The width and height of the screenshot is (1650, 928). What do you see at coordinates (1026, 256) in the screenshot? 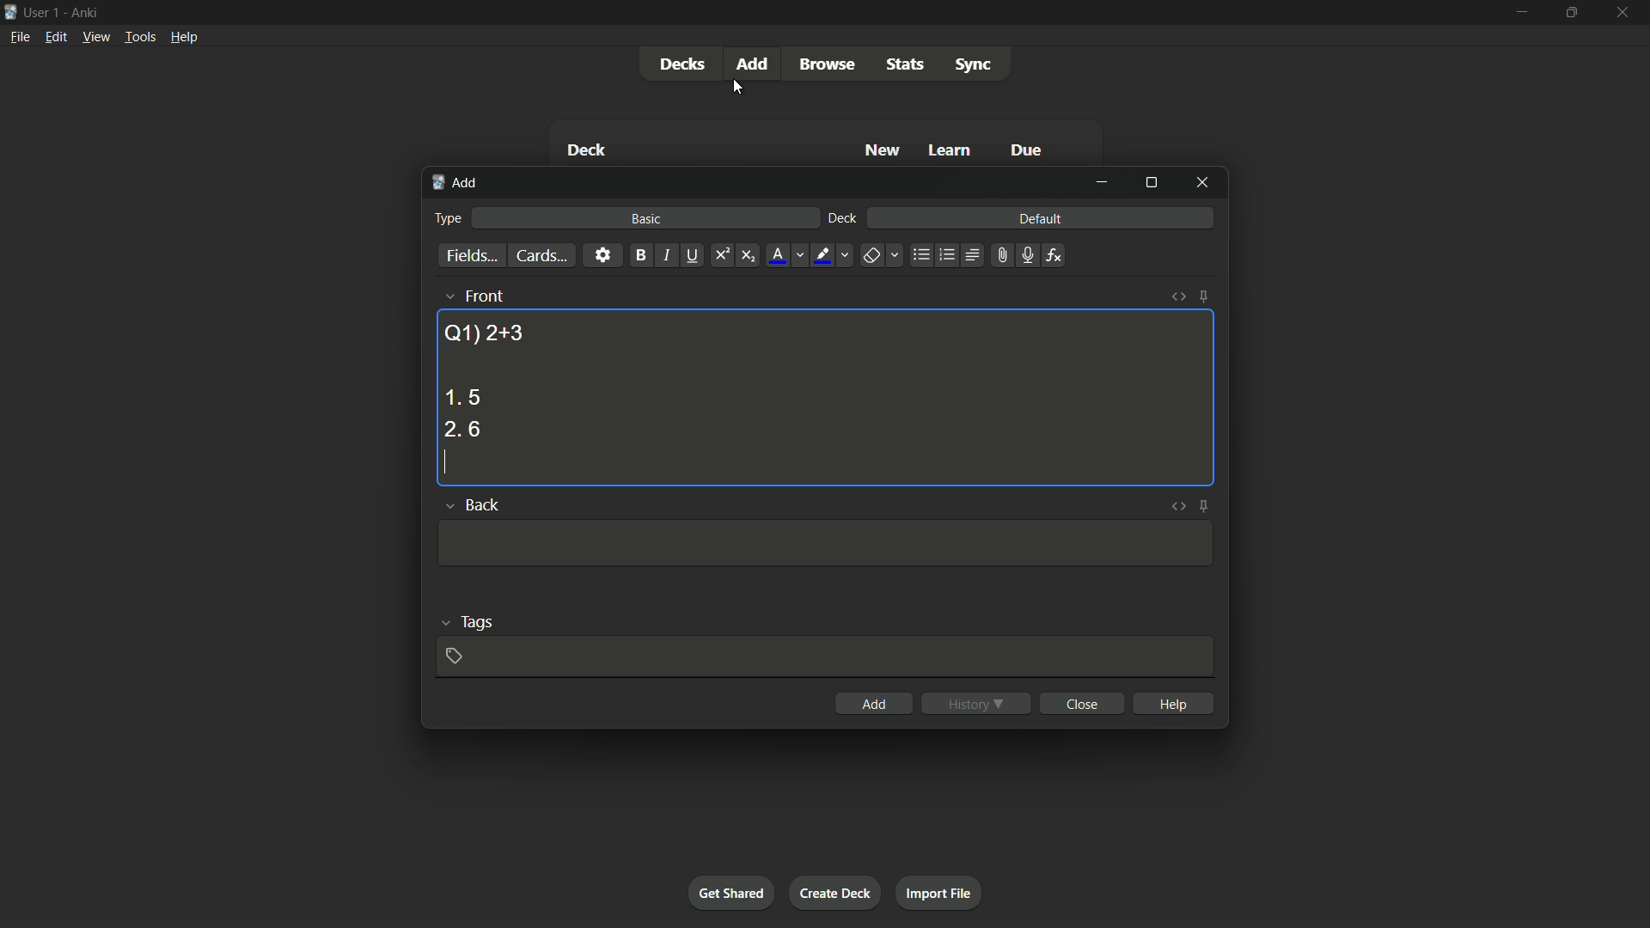
I see `record audio` at bounding box center [1026, 256].